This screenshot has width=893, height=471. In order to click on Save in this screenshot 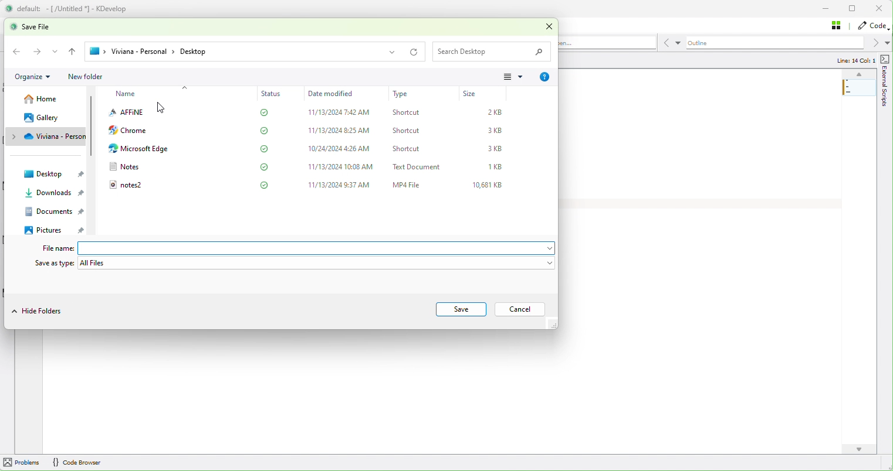, I will do `click(461, 309)`.